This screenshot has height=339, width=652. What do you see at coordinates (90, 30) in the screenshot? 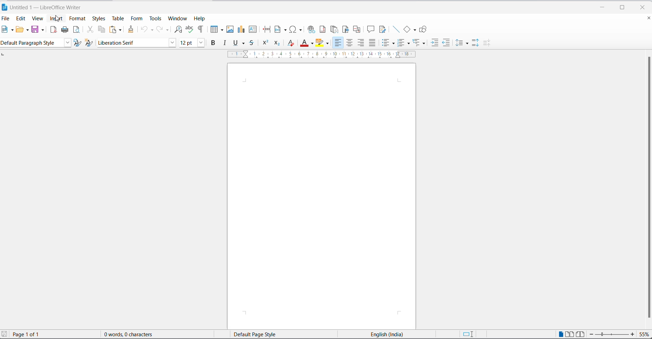
I see `cut` at bounding box center [90, 30].